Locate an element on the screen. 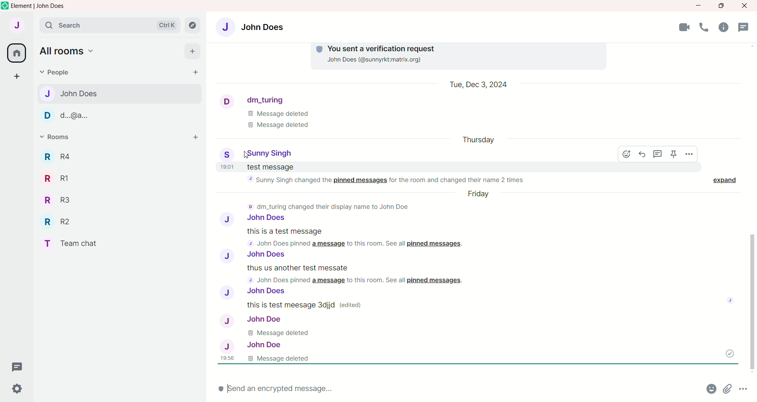 Image resolution: width=757 pixels, height=402 pixels. rooms is located at coordinates (58, 138).